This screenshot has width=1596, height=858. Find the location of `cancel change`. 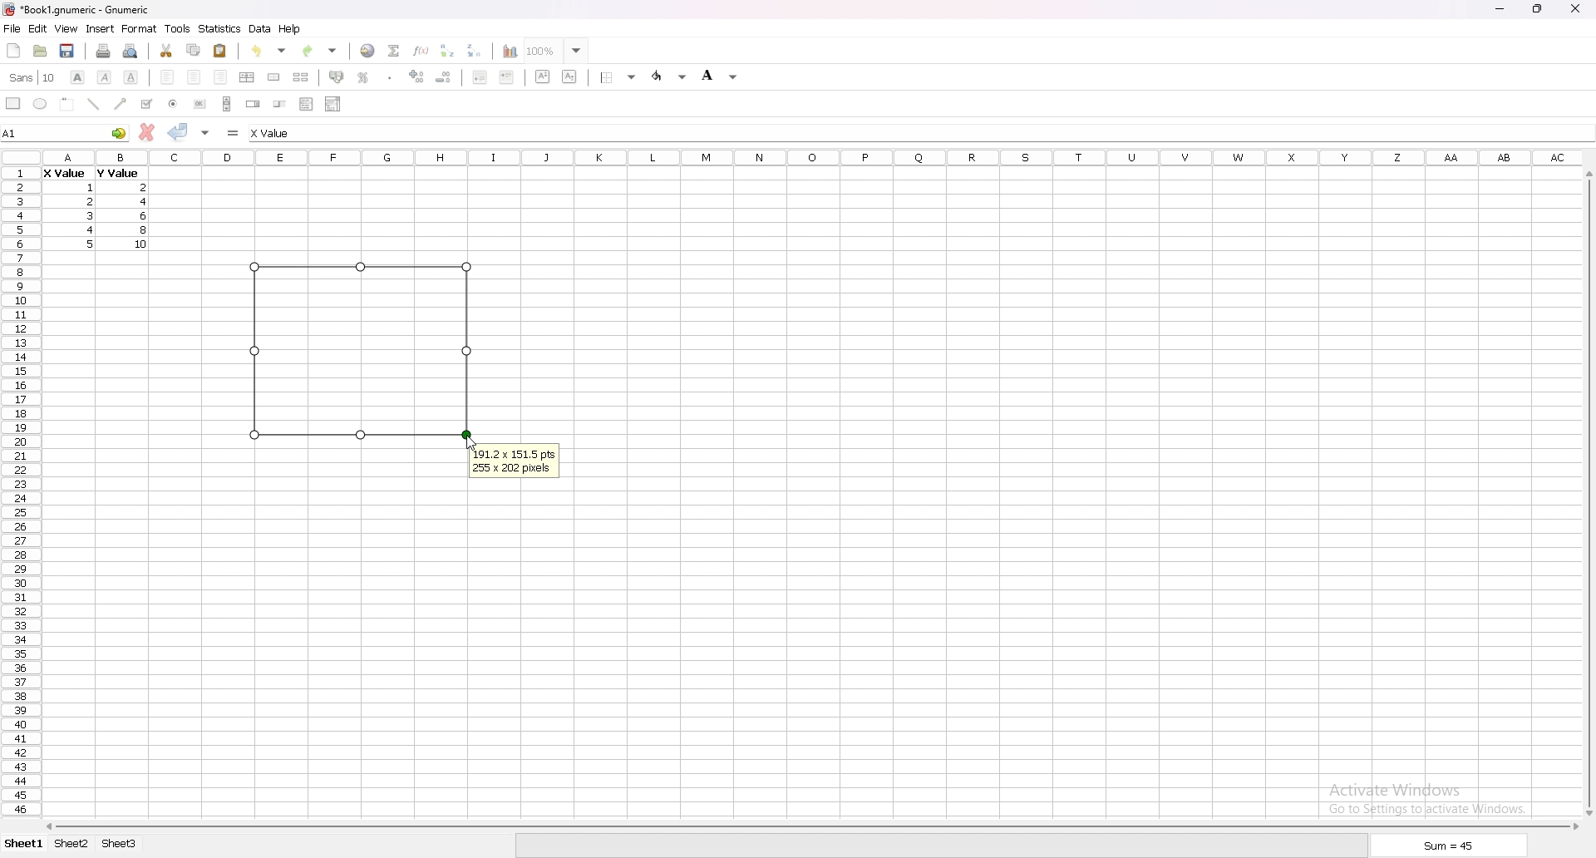

cancel change is located at coordinates (148, 132).